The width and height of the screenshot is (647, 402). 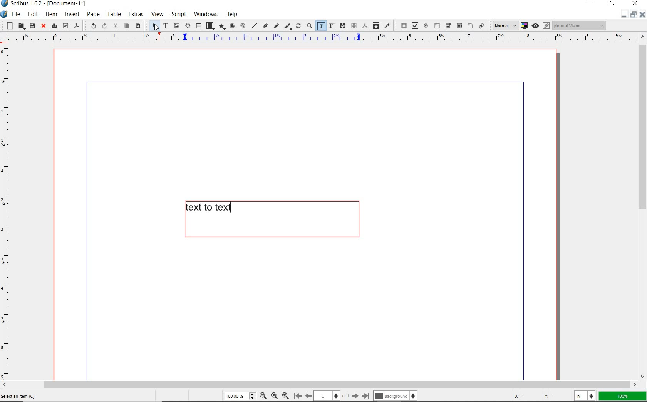 What do you see at coordinates (8, 25) in the screenshot?
I see `new` at bounding box center [8, 25].